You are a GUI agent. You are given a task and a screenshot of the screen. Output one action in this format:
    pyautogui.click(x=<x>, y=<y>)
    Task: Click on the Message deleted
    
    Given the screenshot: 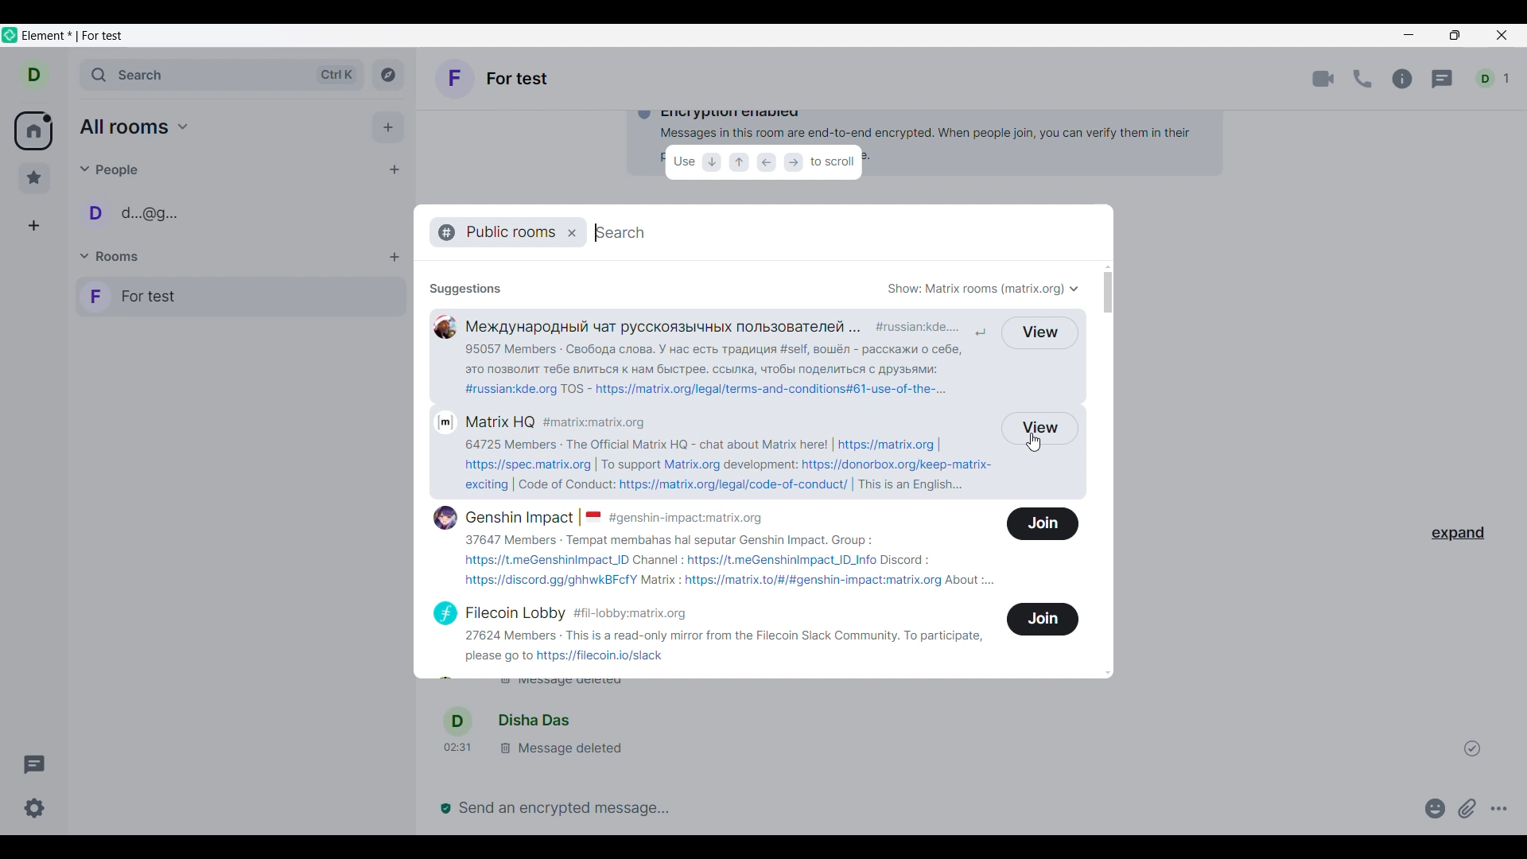 What is the action you would take?
    pyautogui.click(x=601, y=687)
    